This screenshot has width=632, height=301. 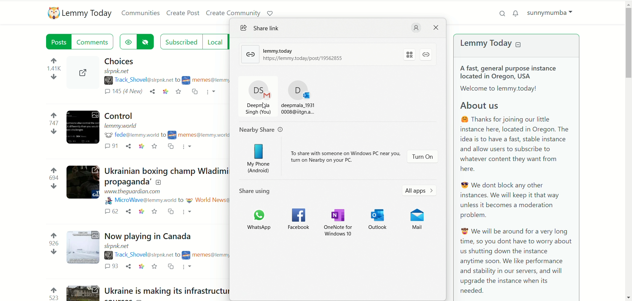 I want to click on votes up and down, so click(x=51, y=122).